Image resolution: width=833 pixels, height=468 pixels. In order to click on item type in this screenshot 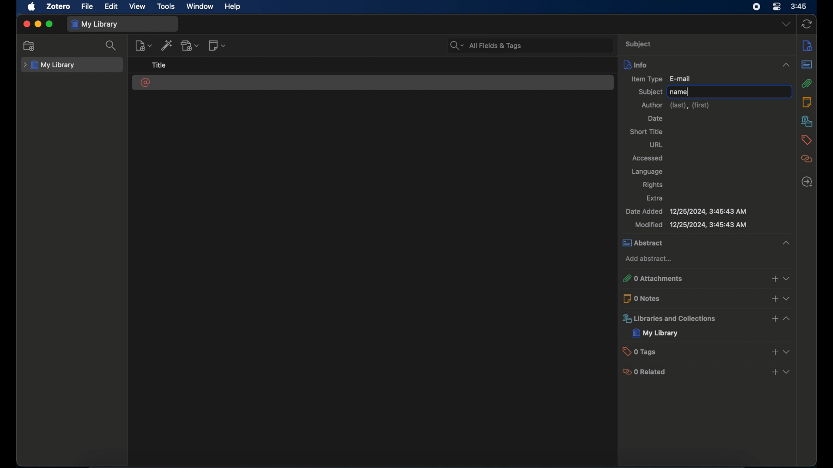, I will do `click(661, 78)`.